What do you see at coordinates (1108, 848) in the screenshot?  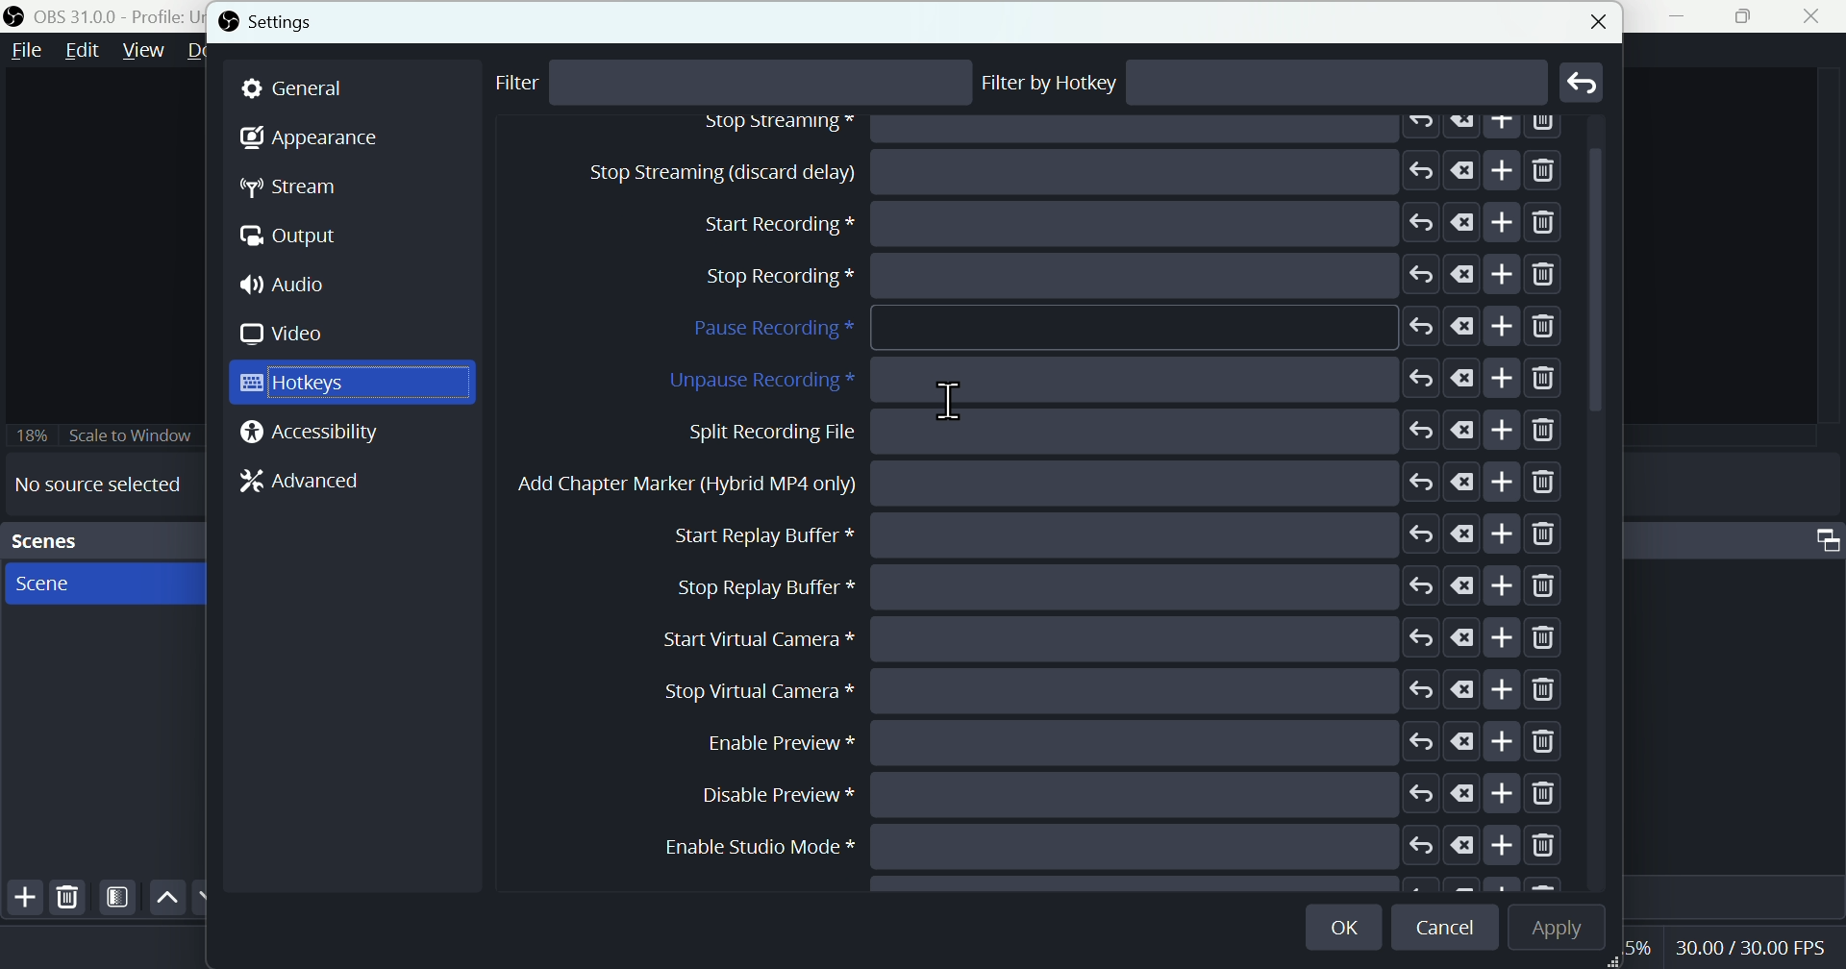 I see `Enable studio mode` at bounding box center [1108, 848].